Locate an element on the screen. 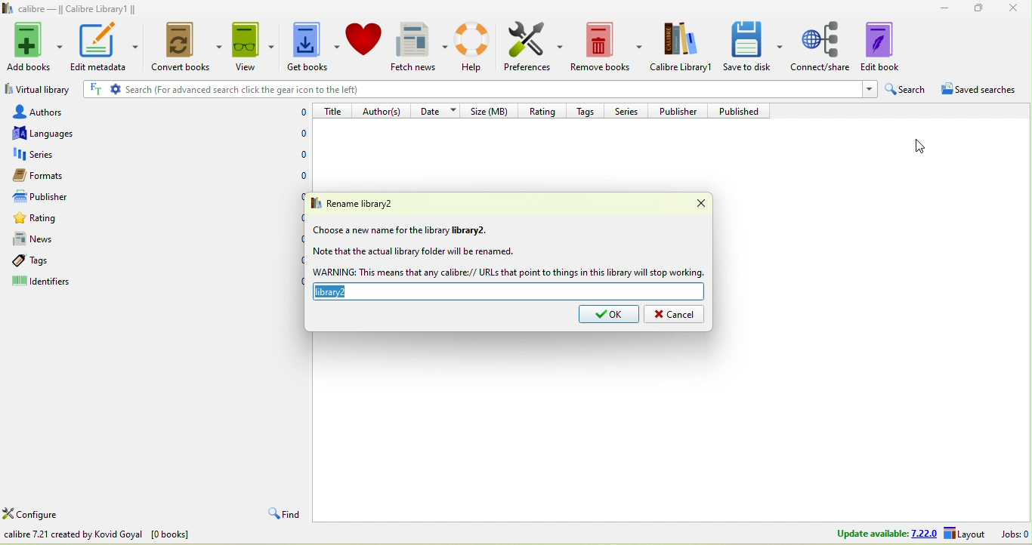 This screenshot has width=1032, height=545. choose calibre library to work with calibrery library 1 [0 books] is located at coordinates (149, 536).